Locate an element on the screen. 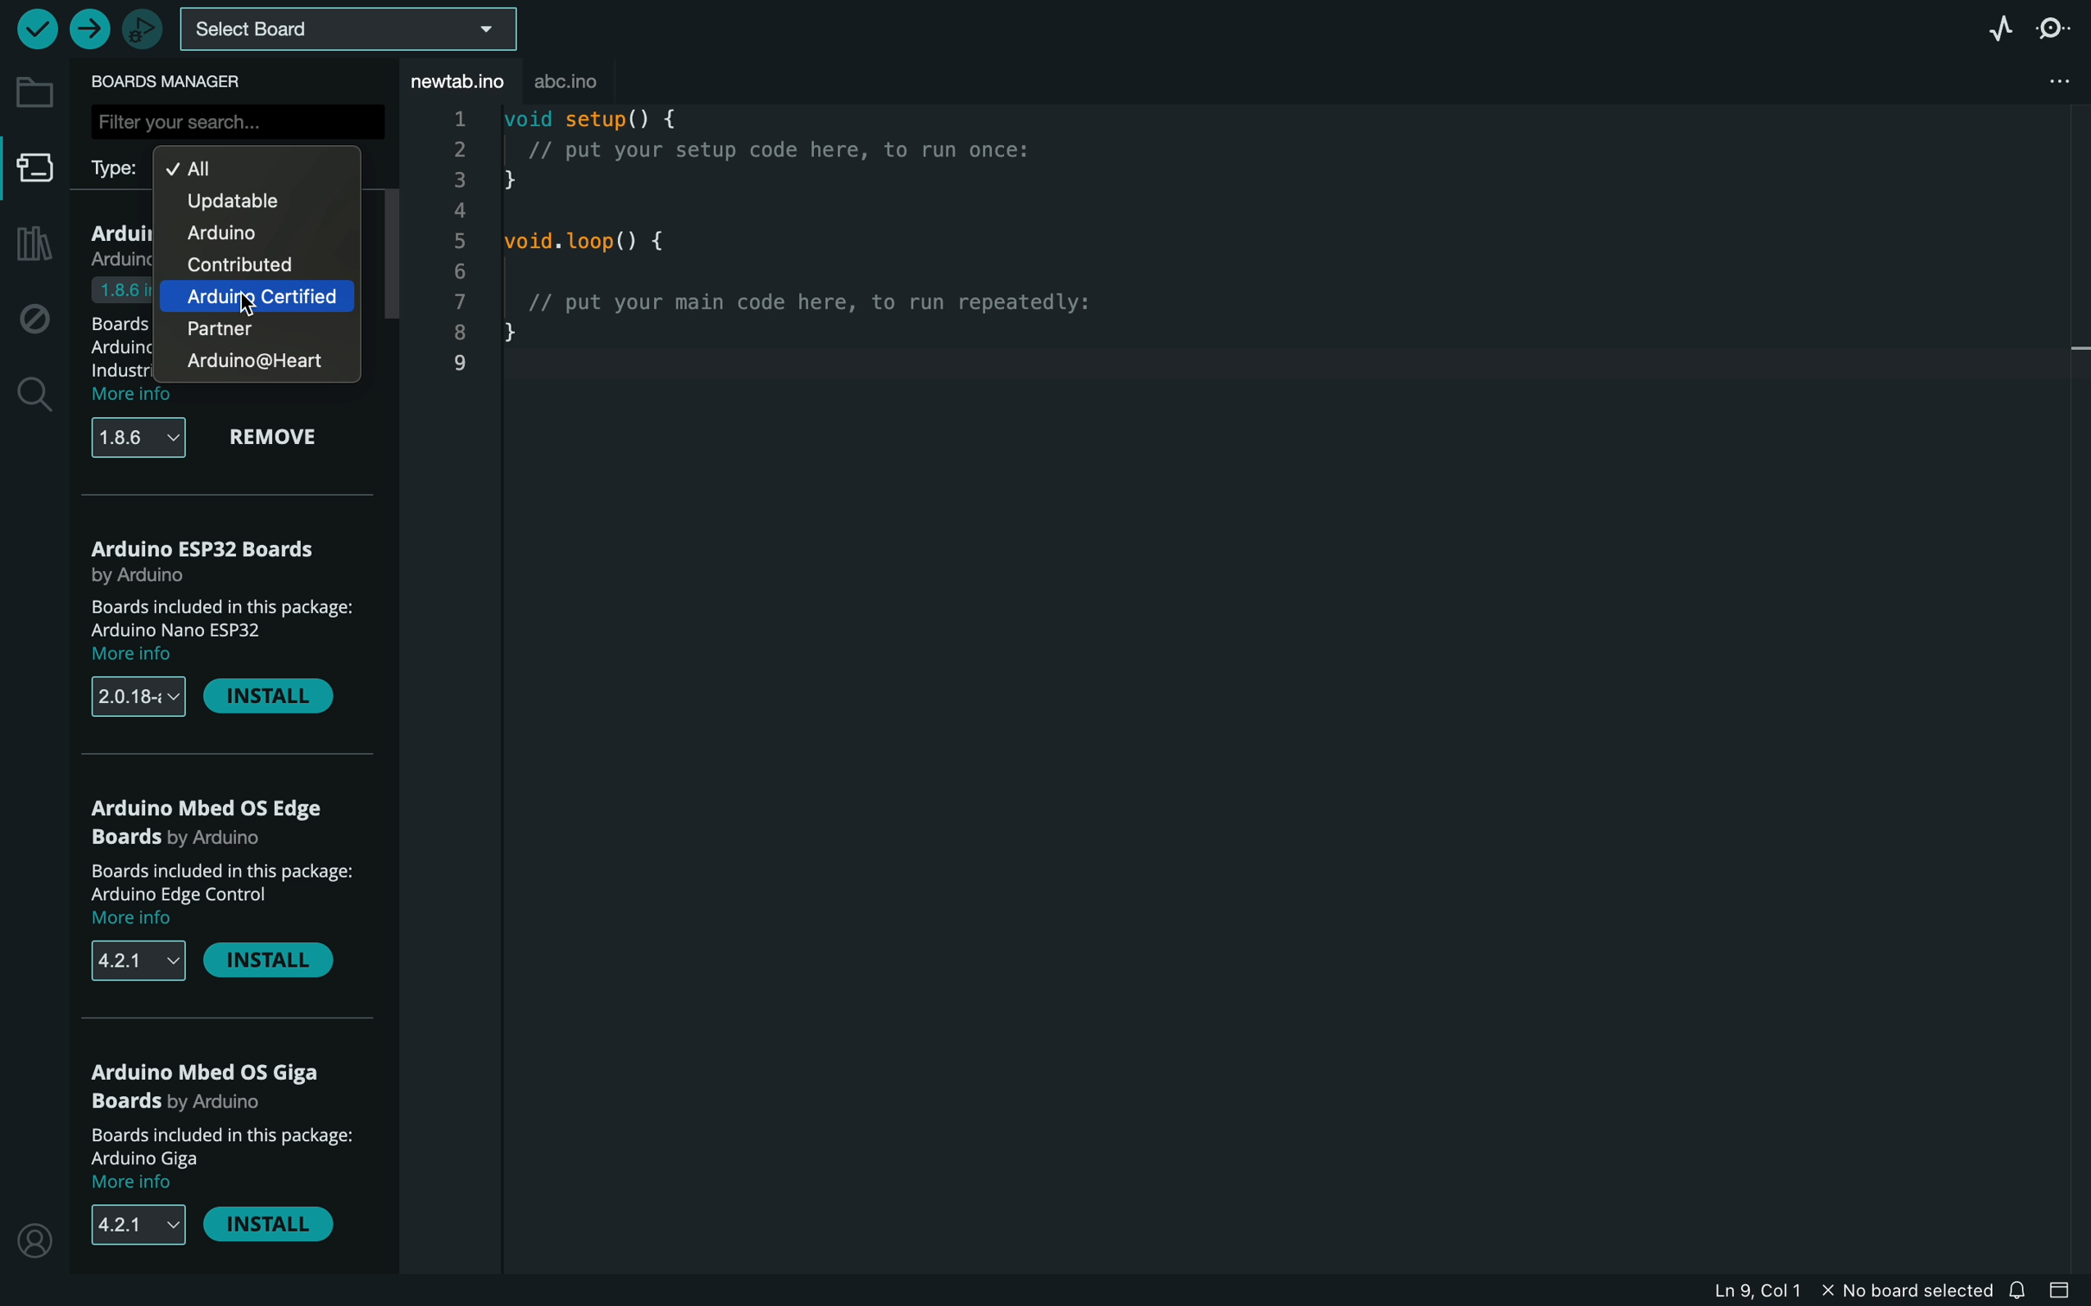 This screenshot has width=2091, height=1306. OS Giga  is located at coordinates (218, 1087).